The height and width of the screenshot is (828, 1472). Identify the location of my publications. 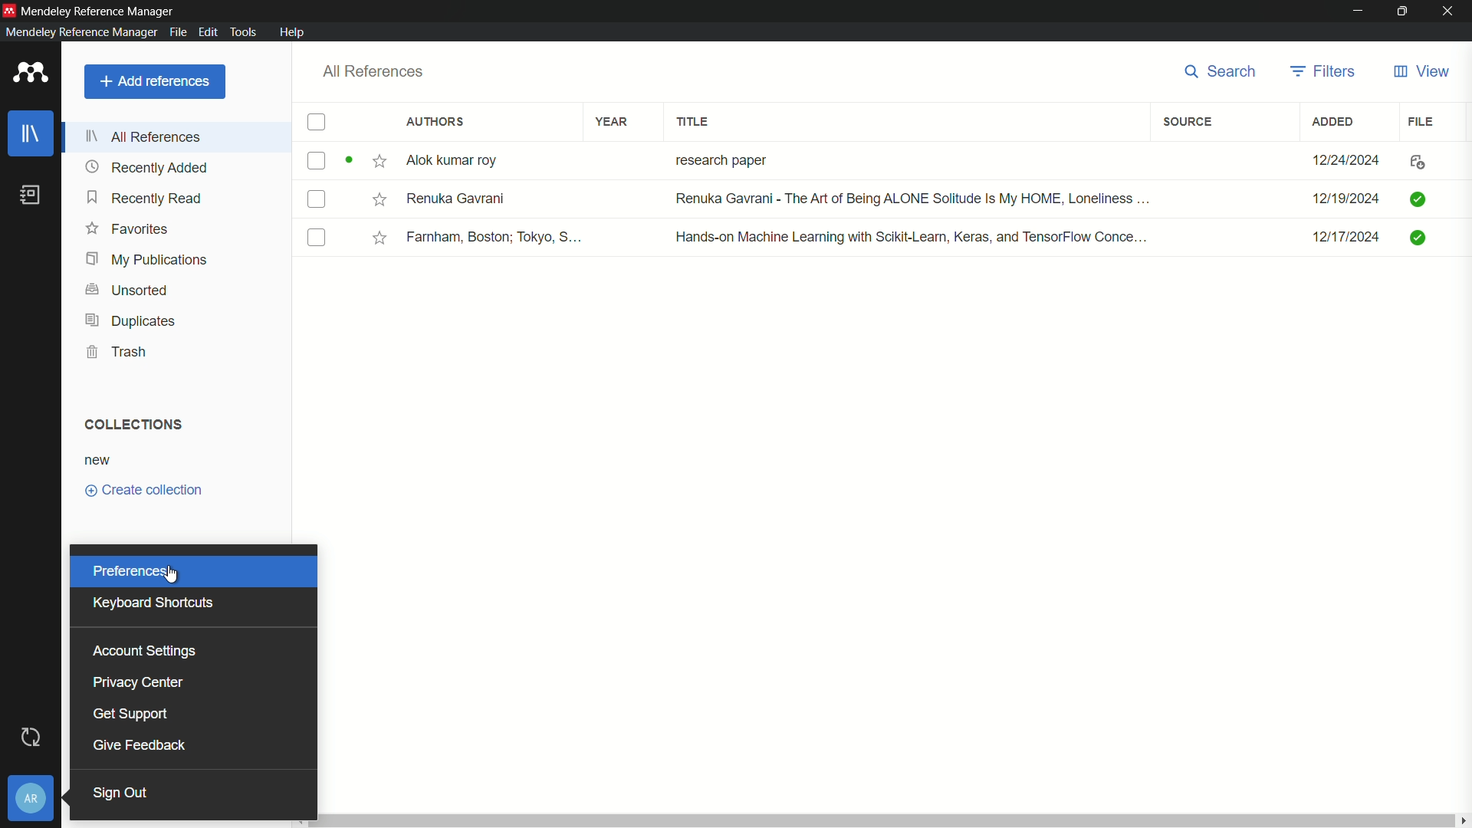
(146, 260).